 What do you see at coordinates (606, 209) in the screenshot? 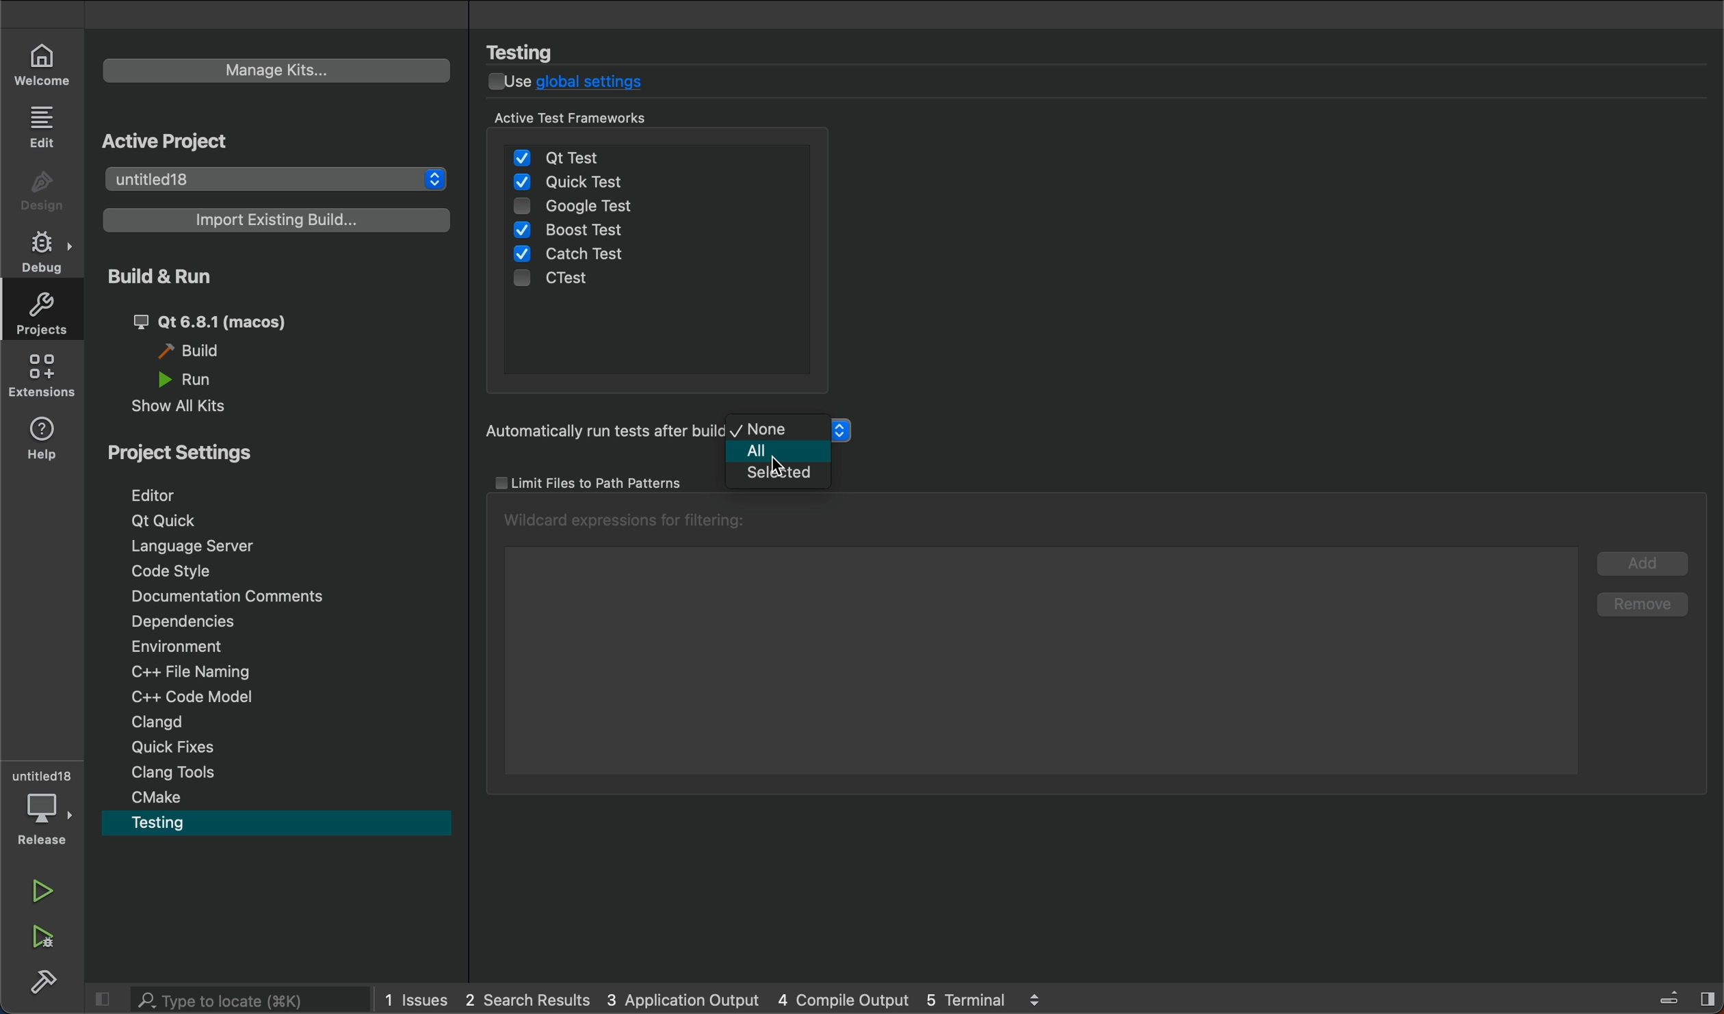
I see `google test` at bounding box center [606, 209].